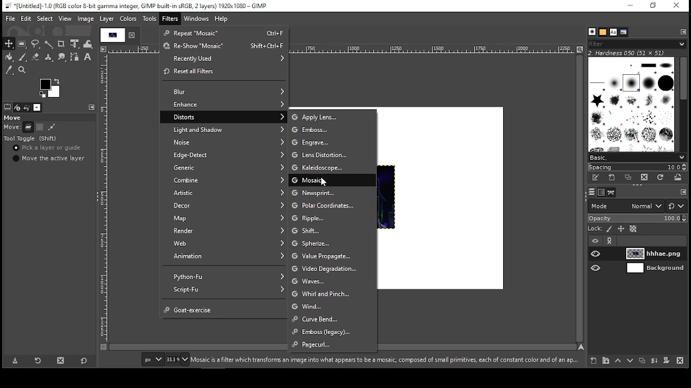 Image resolution: width=691 pixels, height=388 pixels. I want to click on delete brush, so click(643, 178).